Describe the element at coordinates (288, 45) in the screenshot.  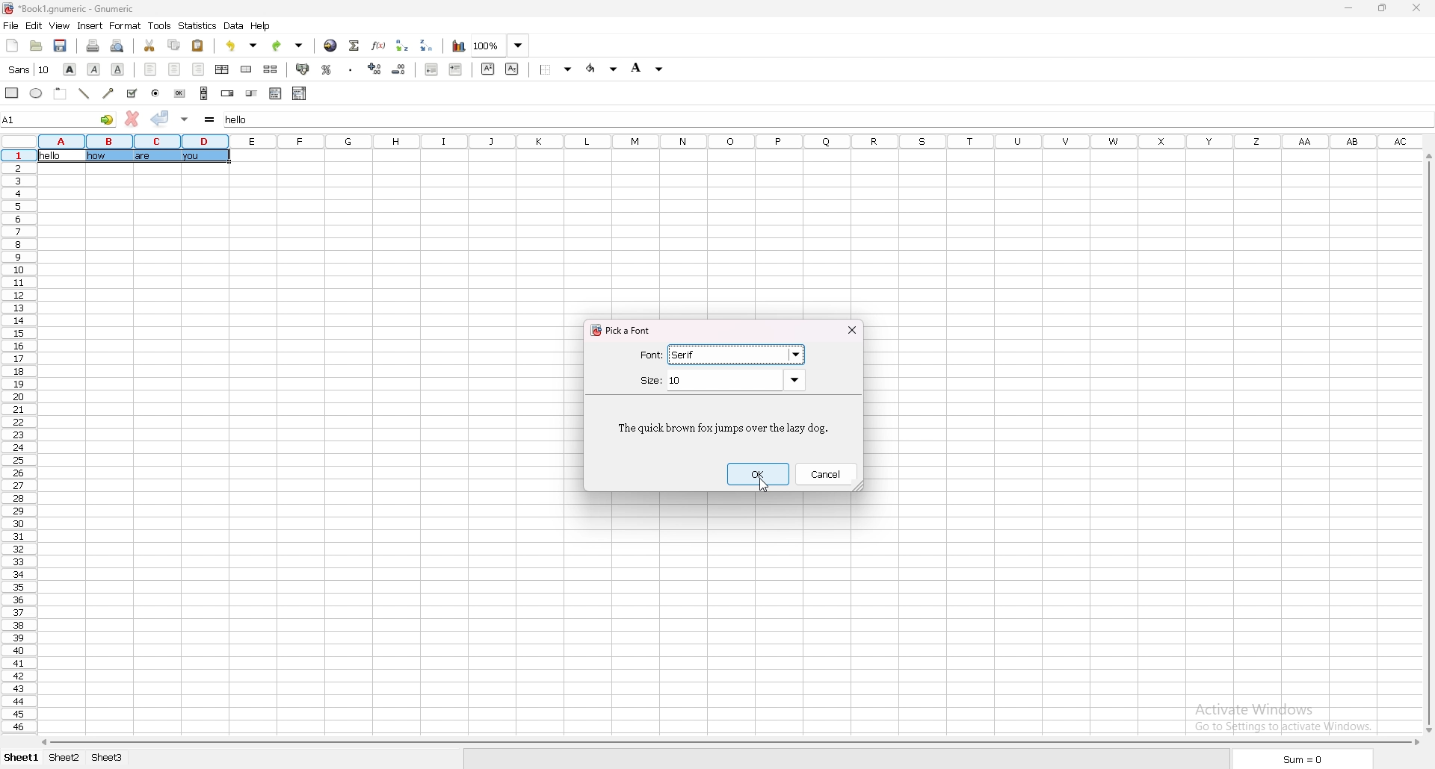
I see `redo` at that location.